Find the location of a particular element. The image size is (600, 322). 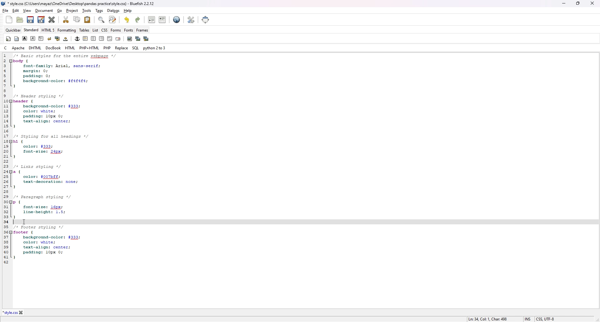

project is located at coordinates (72, 10).